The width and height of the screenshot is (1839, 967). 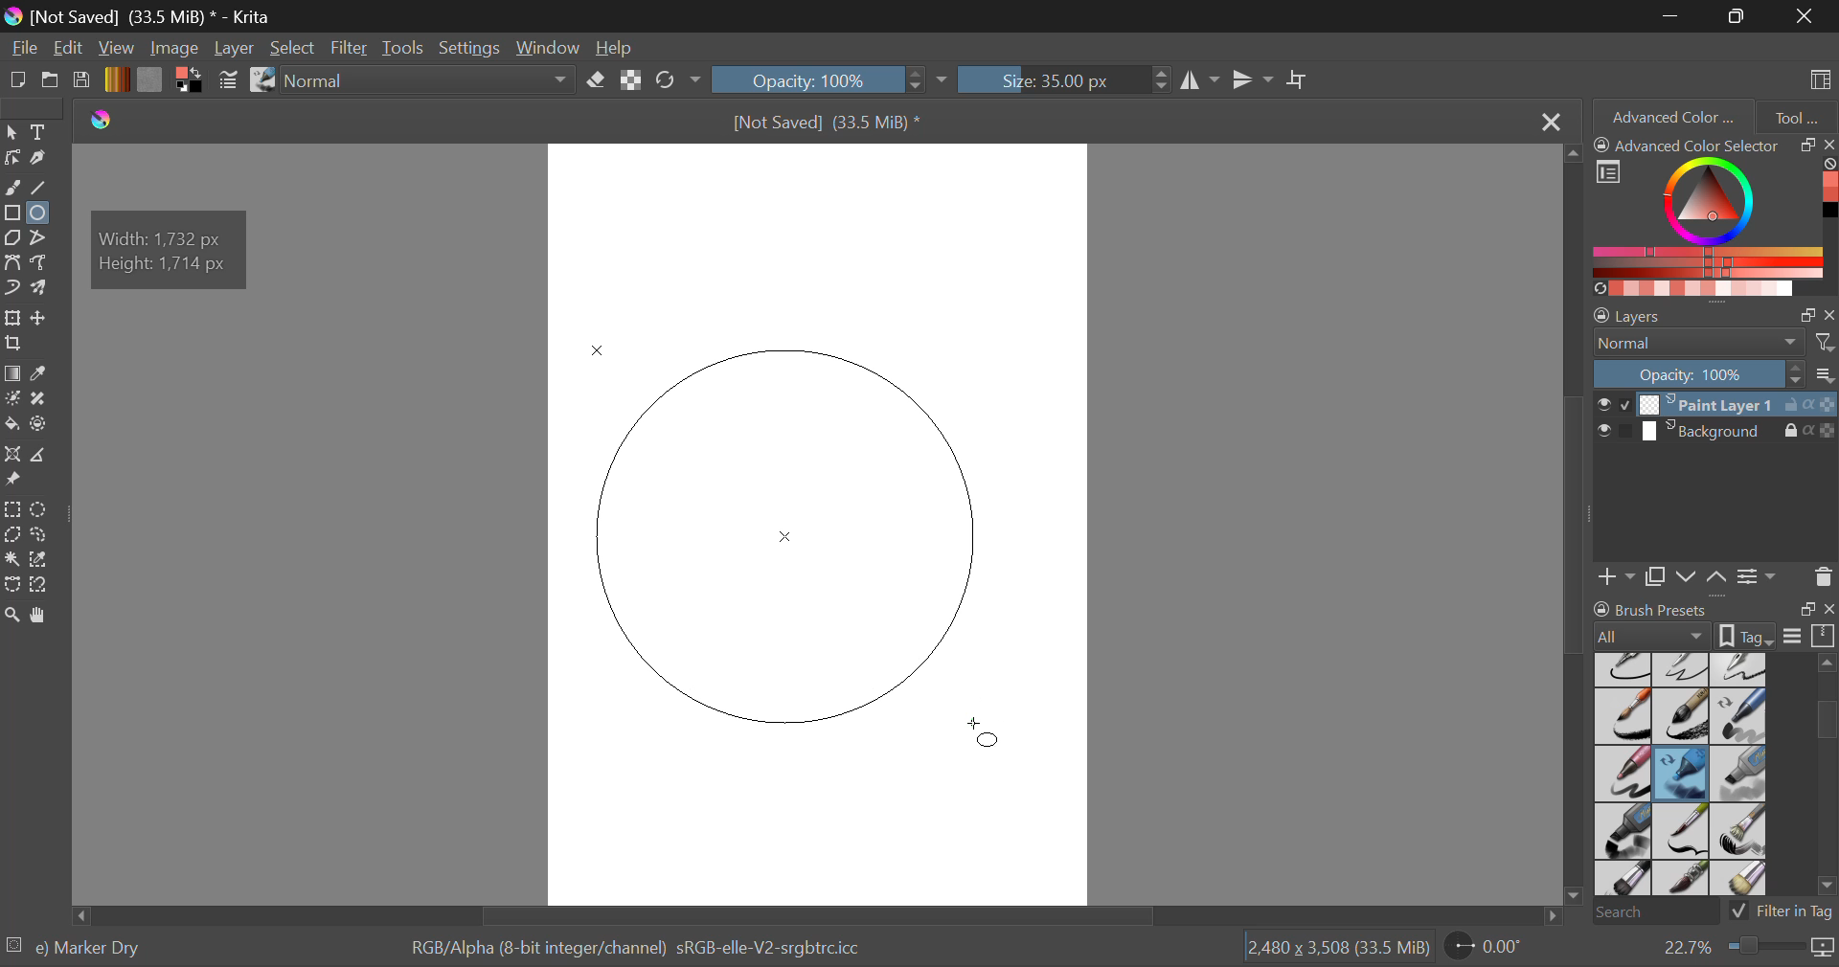 I want to click on Smart Patch Tool, so click(x=42, y=400).